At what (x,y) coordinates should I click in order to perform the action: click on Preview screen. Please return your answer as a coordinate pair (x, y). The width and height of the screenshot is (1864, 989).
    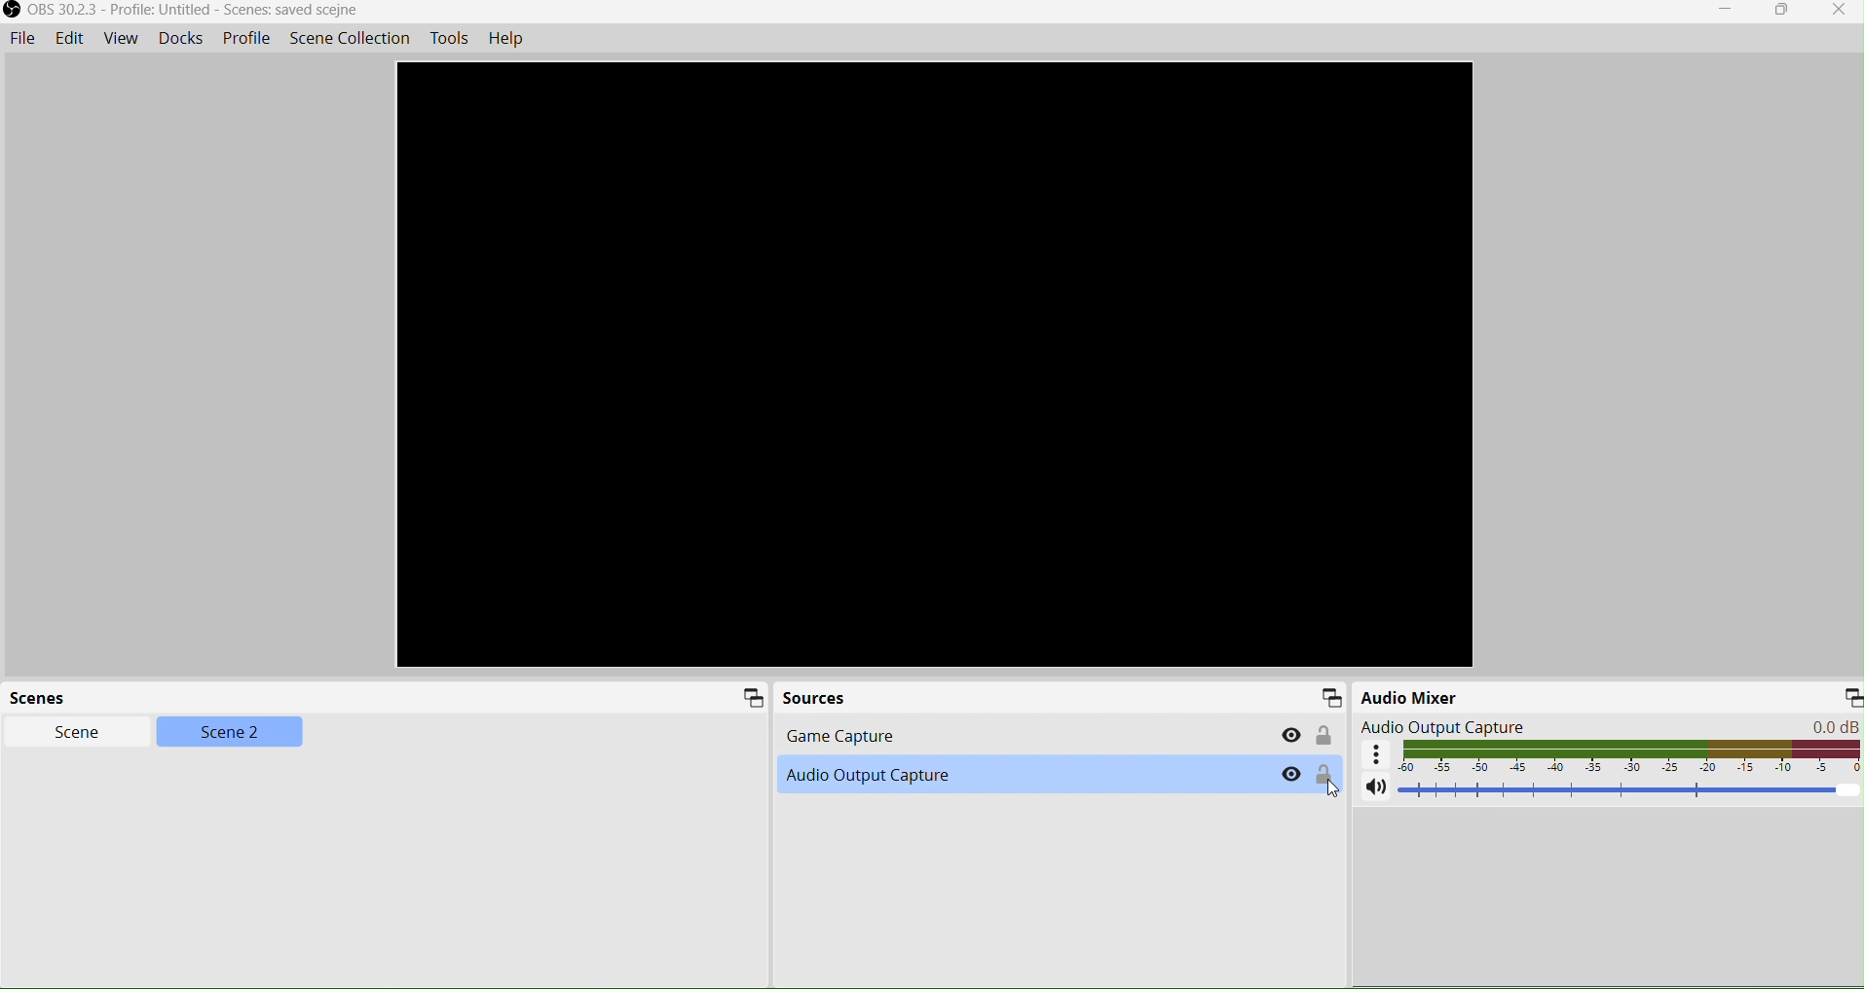
    Looking at the image, I should click on (934, 363).